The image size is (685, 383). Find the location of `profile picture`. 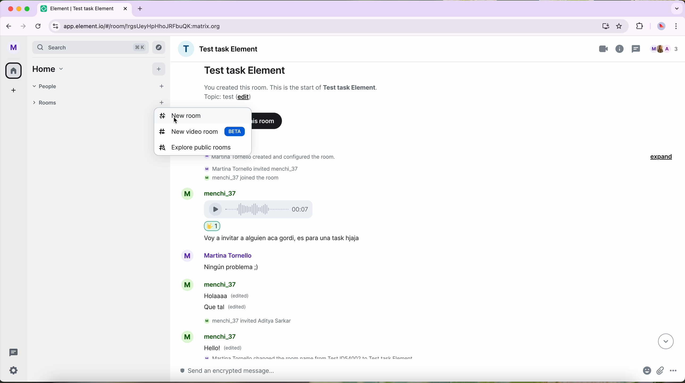

profile picture is located at coordinates (661, 27).